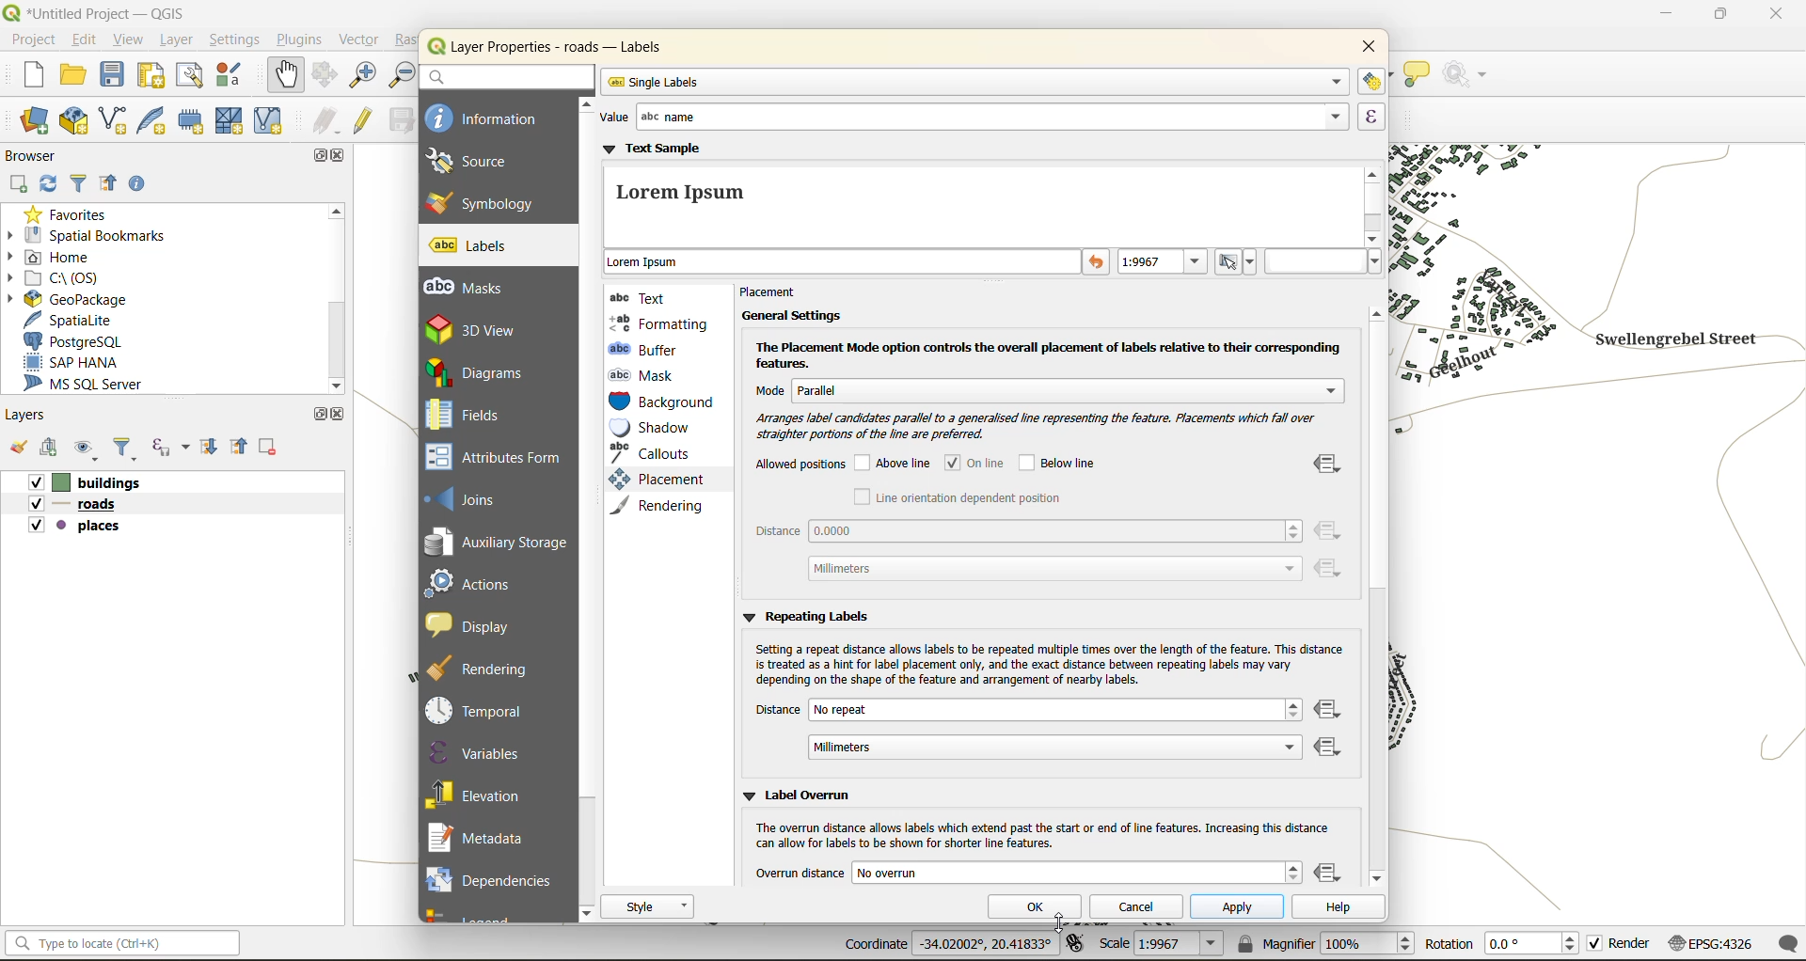 The width and height of the screenshot is (1806, 961). What do you see at coordinates (1041, 908) in the screenshot?
I see `ok` at bounding box center [1041, 908].